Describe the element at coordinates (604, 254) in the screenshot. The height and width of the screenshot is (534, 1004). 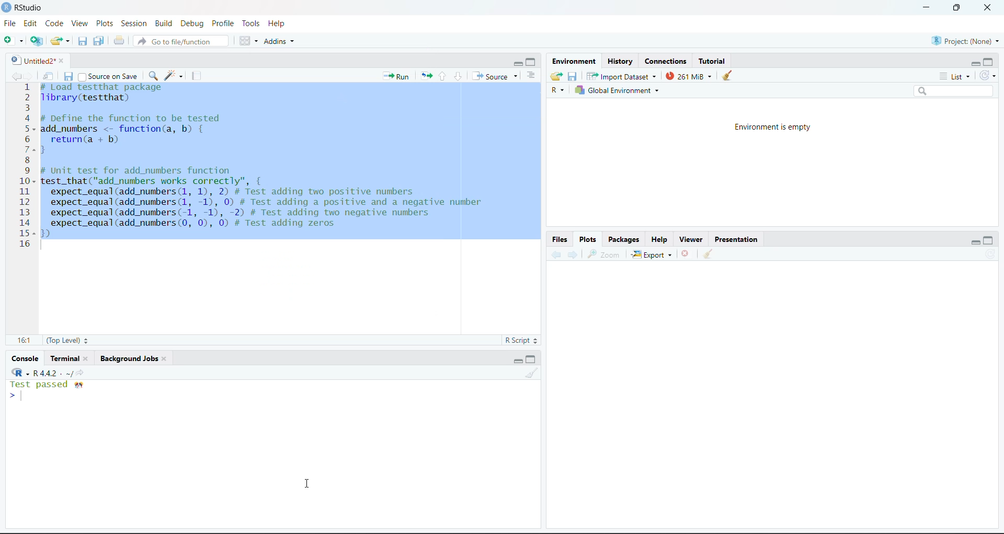
I see `Zoom` at that location.